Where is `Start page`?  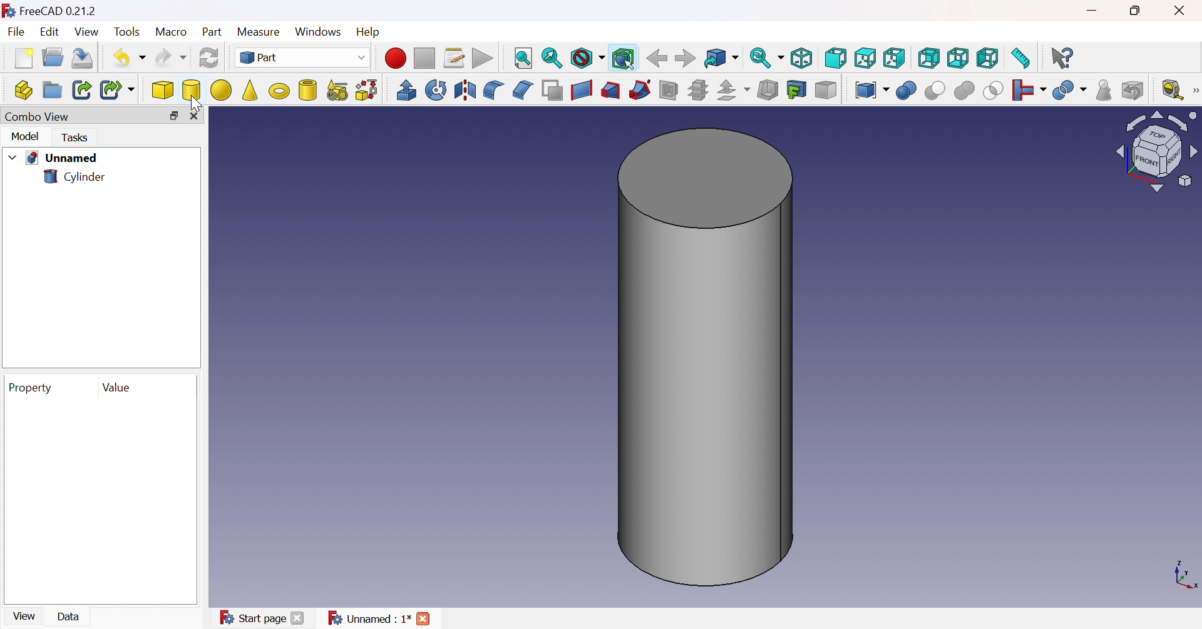 Start page is located at coordinates (265, 618).